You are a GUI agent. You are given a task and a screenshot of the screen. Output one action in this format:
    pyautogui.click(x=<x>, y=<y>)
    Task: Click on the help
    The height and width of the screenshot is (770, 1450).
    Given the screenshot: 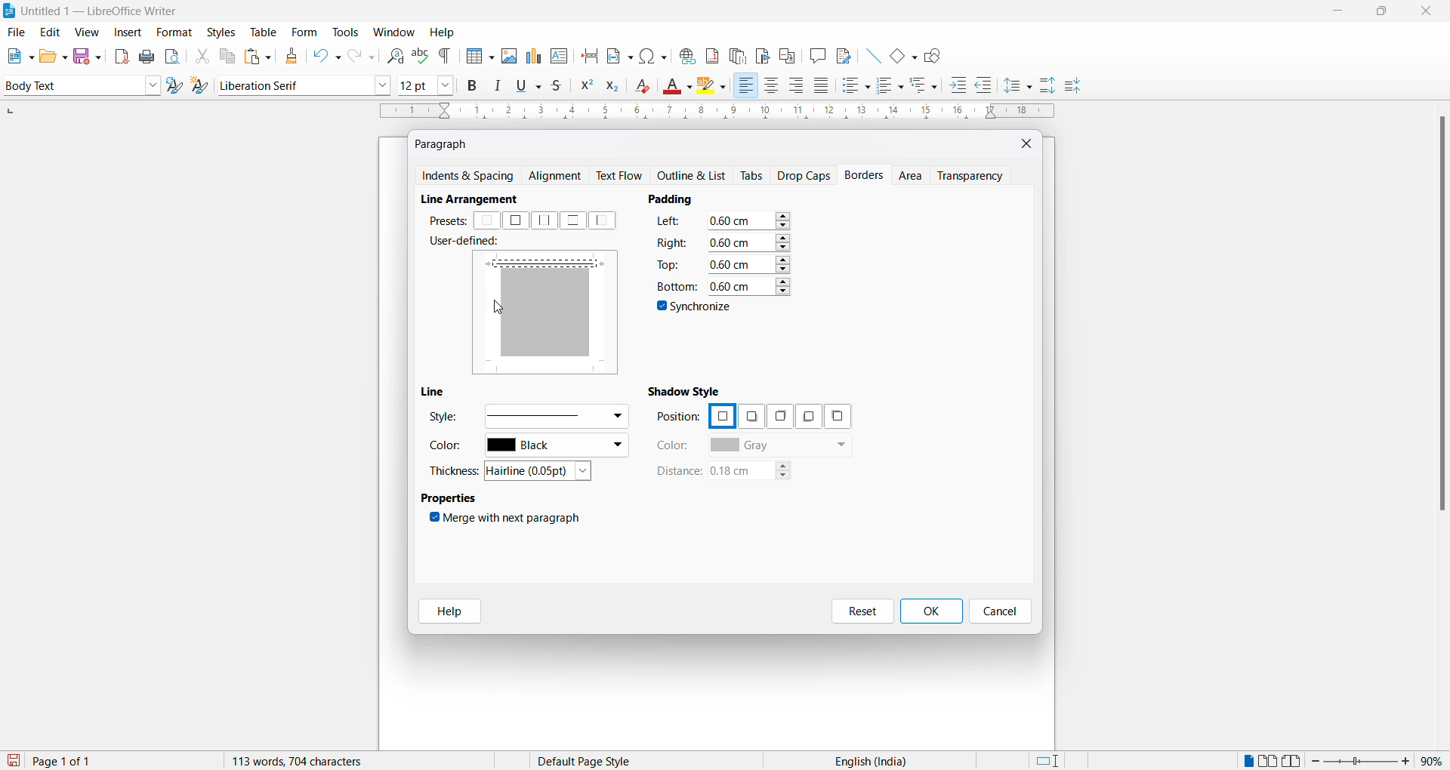 What is the action you would take?
    pyautogui.click(x=443, y=32)
    